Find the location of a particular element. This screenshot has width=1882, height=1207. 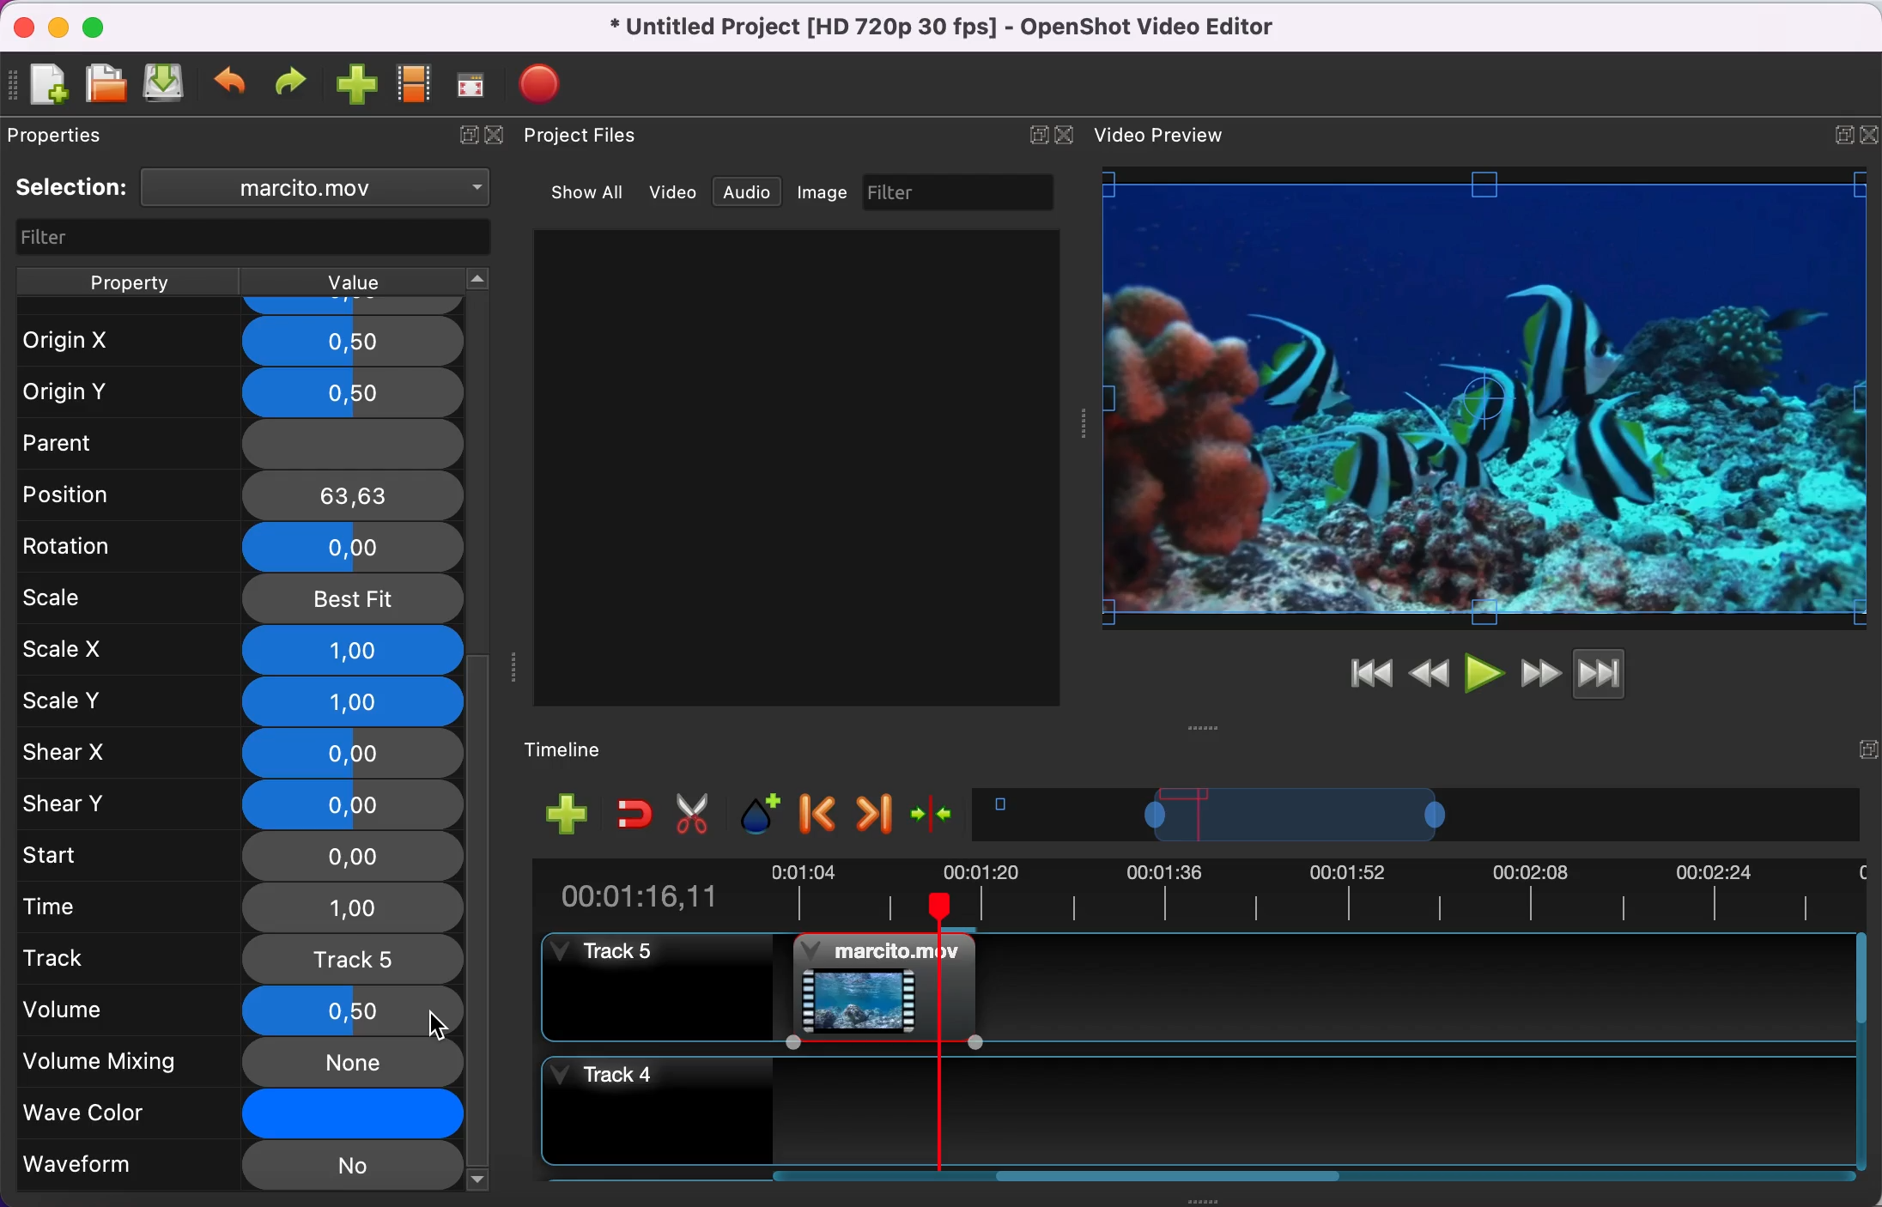

choose profile is located at coordinates (413, 85).